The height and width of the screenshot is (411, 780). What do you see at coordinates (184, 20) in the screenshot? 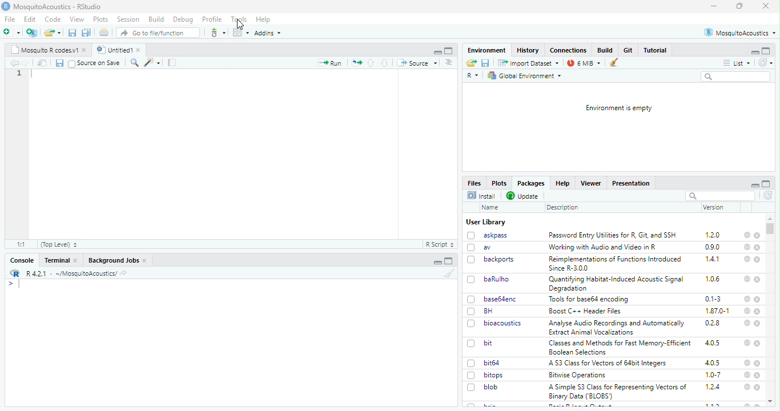
I see `Debug` at bounding box center [184, 20].